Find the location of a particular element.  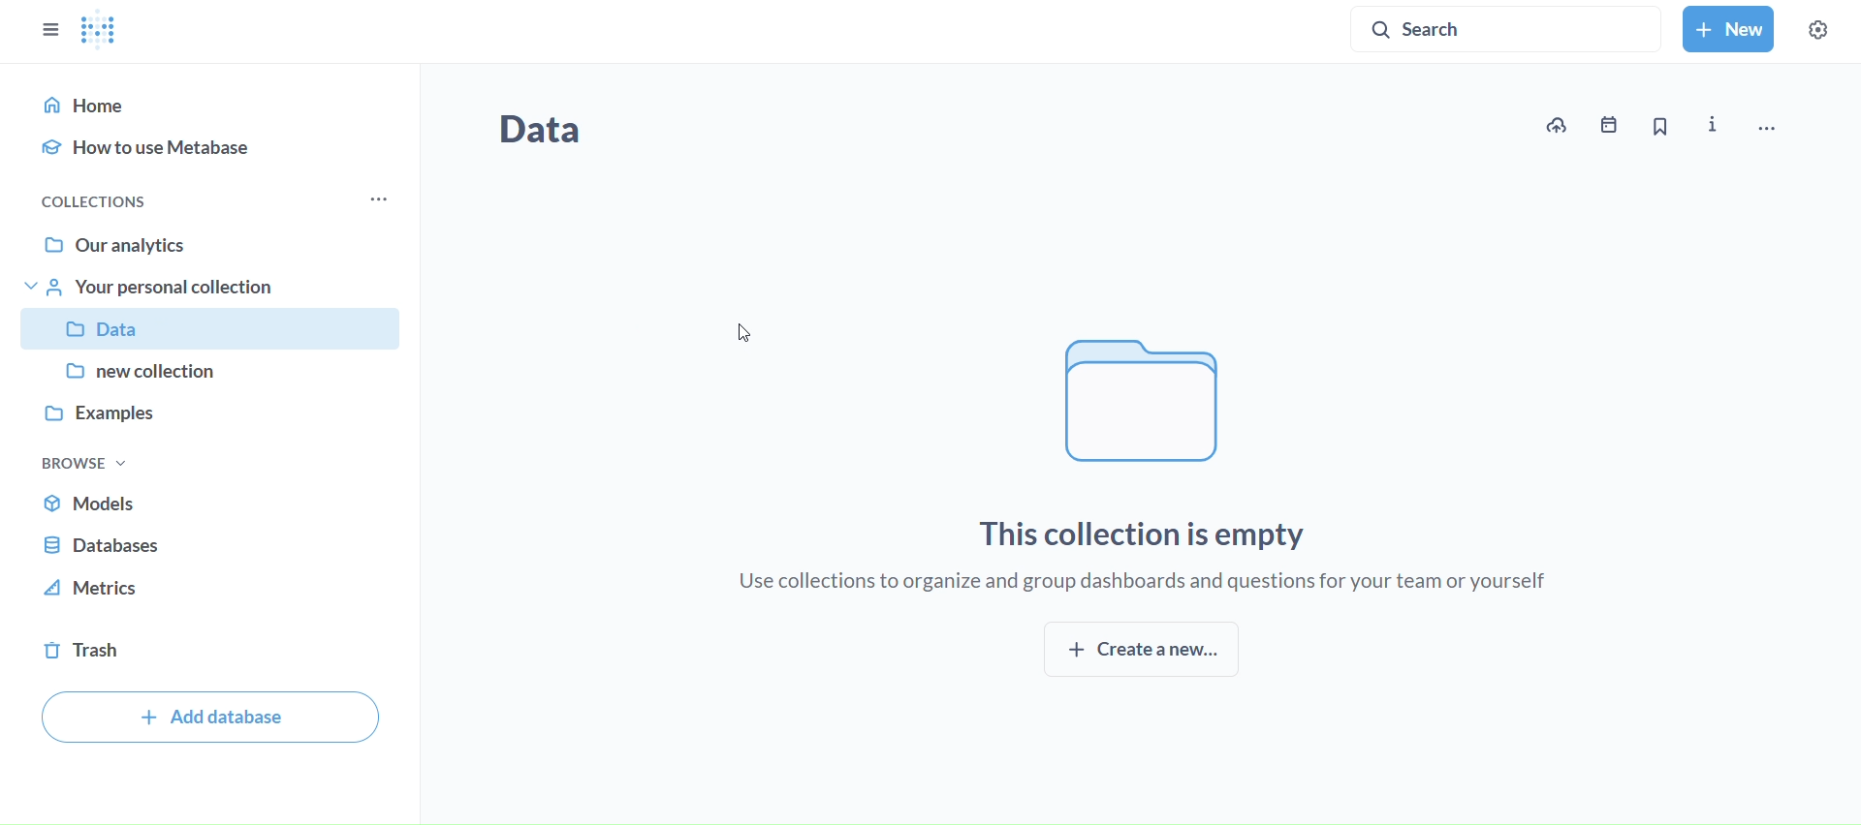

close sidebar is located at coordinates (53, 29).